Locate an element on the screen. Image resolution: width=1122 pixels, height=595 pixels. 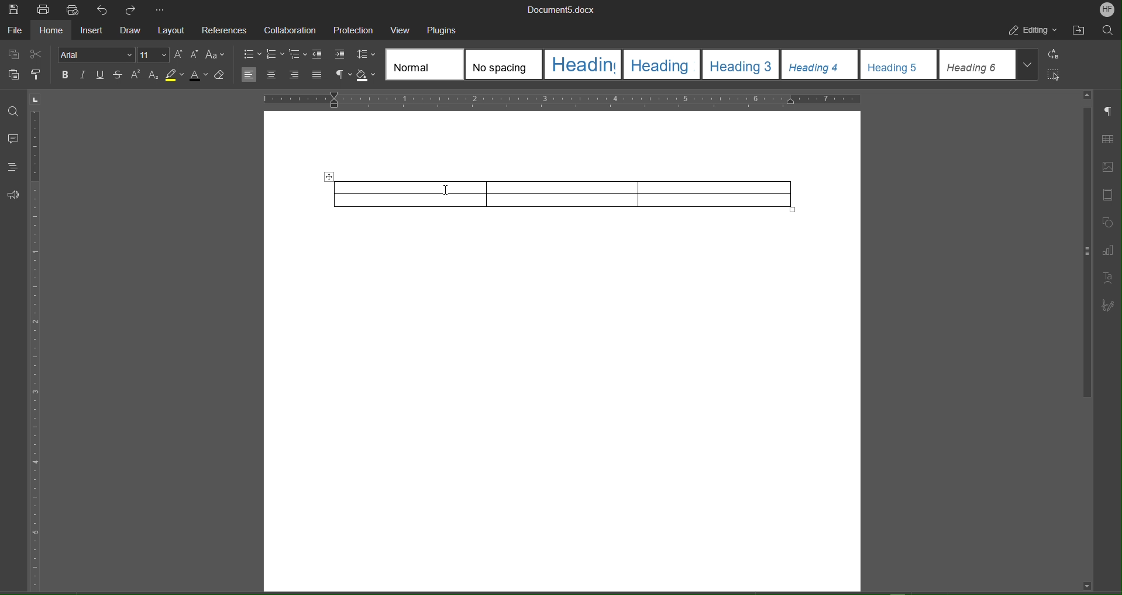
Bold is located at coordinates (66, 75).